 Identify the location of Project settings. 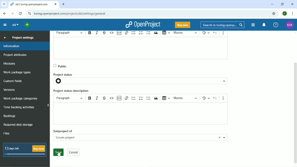
(23, 37).